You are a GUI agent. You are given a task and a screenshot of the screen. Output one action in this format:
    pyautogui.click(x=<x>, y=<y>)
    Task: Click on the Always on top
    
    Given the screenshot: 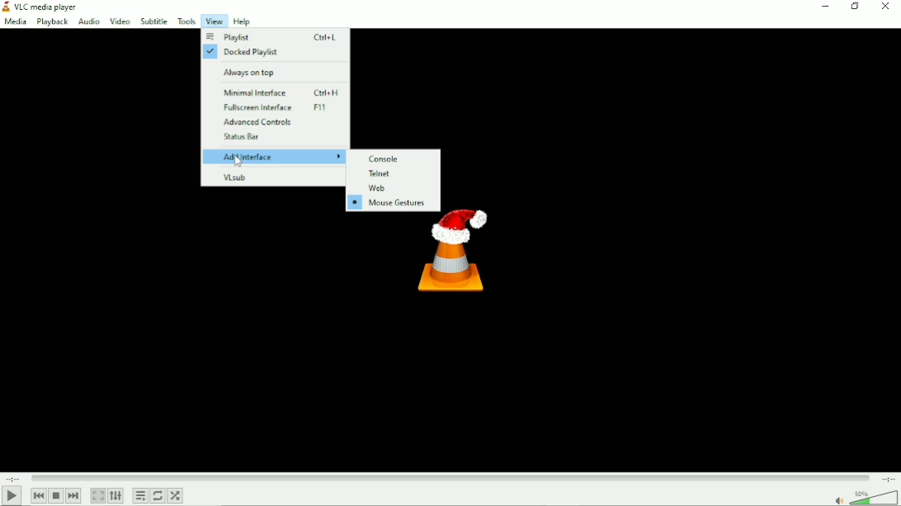 What is the action you would take?
    pyautogui.click(x=274, y=71)
    